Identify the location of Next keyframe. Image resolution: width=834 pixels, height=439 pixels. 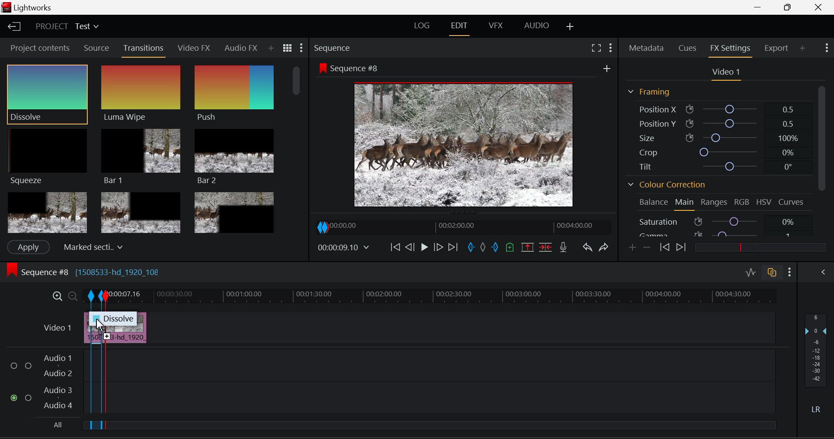
(680, 247).